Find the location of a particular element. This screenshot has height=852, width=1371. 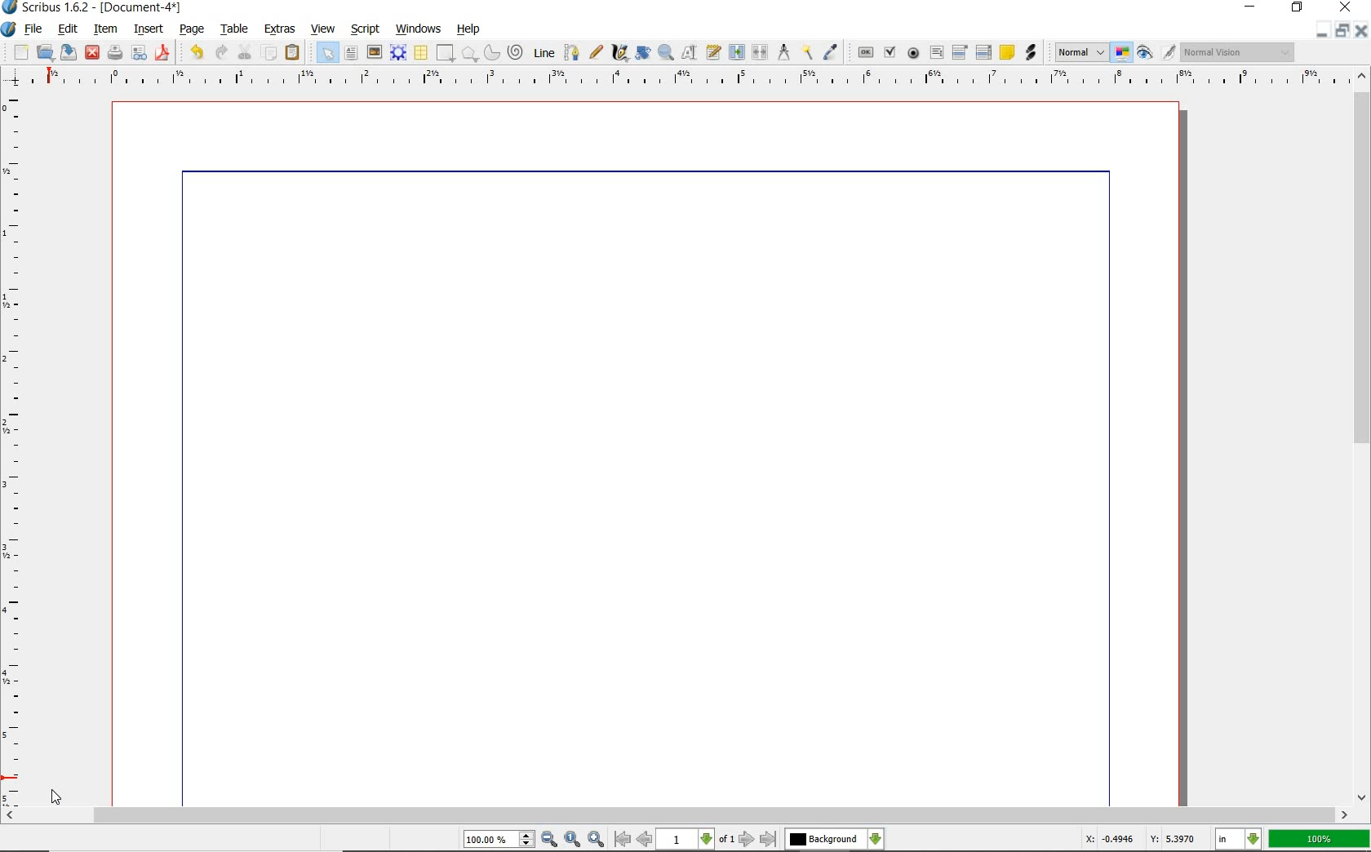

Scribus 1.6.2 - [Document-4*] is located at coordinates (93, 8).